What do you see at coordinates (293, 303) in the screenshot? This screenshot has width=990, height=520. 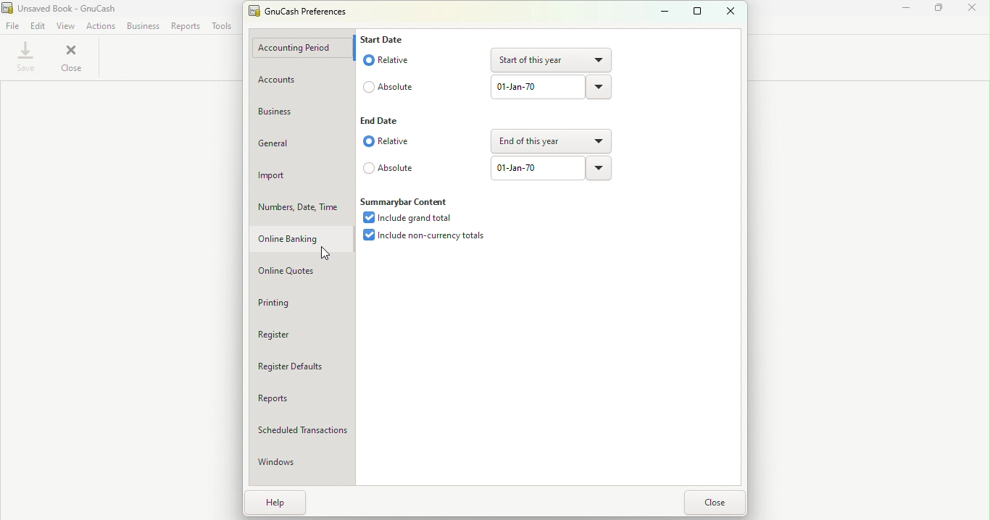 I see `Printing` at bounding box center [293, 303].